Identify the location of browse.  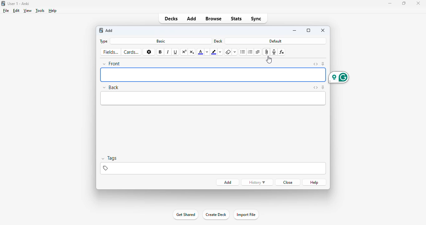
(213, 19).